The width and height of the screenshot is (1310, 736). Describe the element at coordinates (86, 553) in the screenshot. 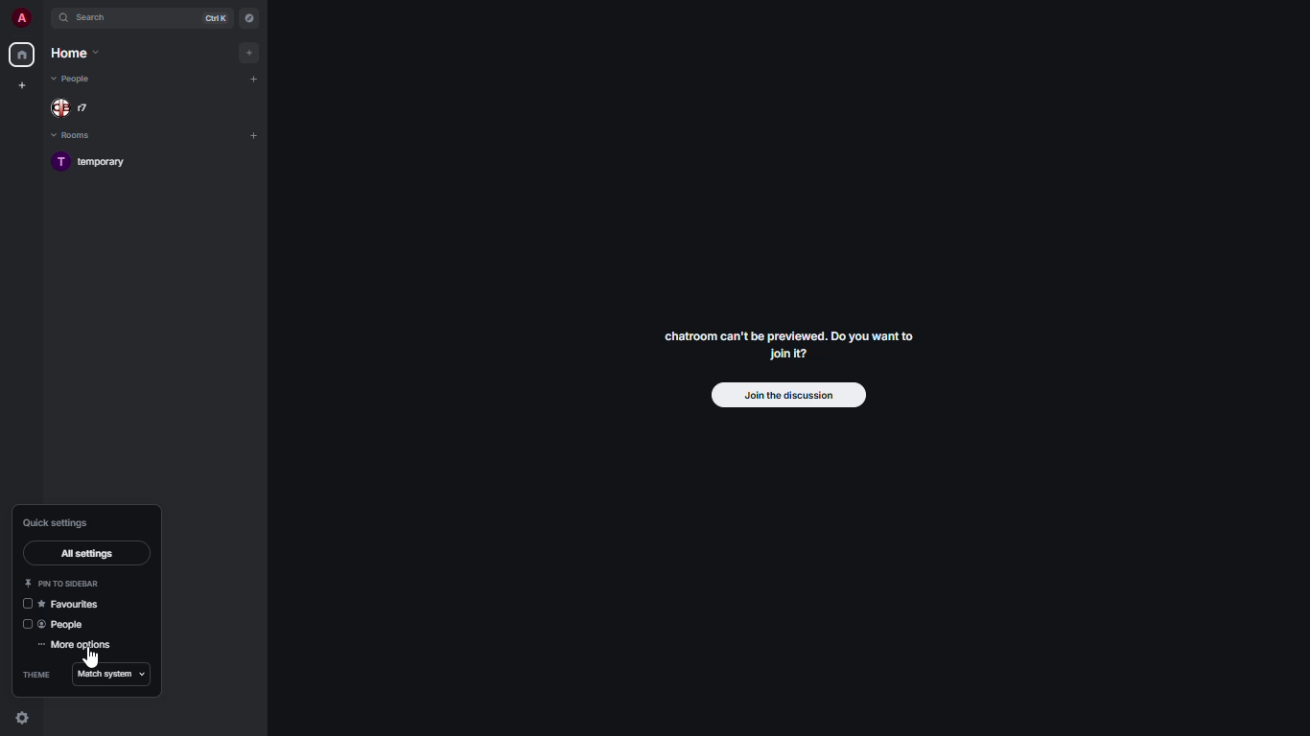

I see `all settings` at that location.